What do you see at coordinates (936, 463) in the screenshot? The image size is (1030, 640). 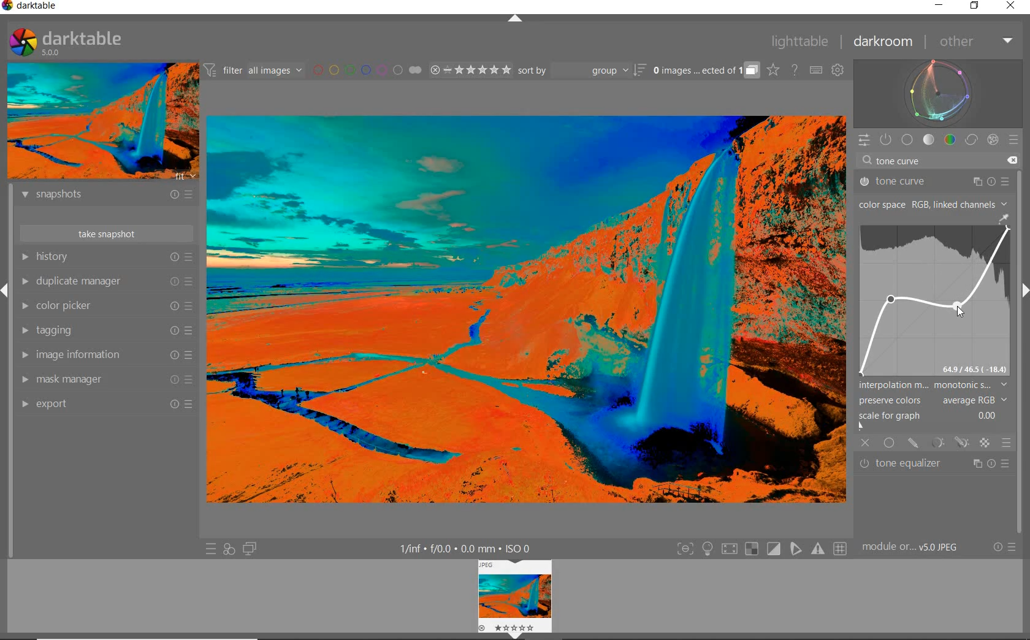 I see `tone equalizer` at bounding box center [936, 463].